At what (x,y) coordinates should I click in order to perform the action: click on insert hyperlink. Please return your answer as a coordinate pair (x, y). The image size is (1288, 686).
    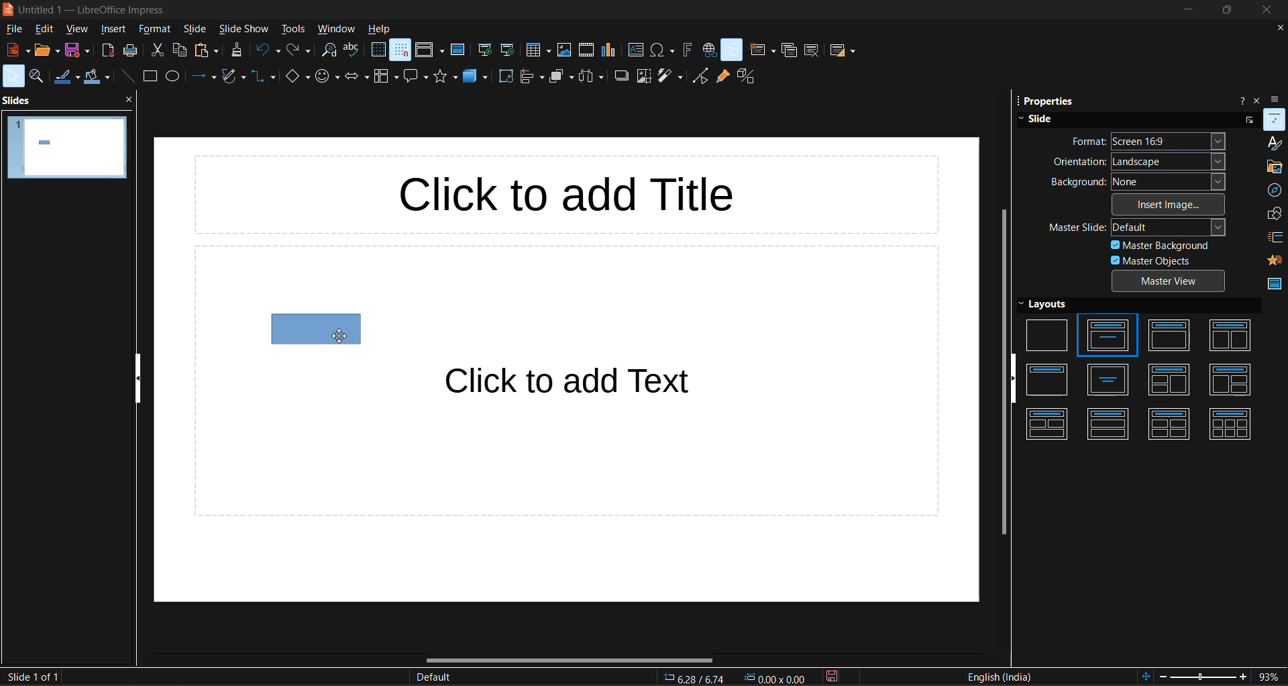
    Looking at the image, I should click on (708, 51).